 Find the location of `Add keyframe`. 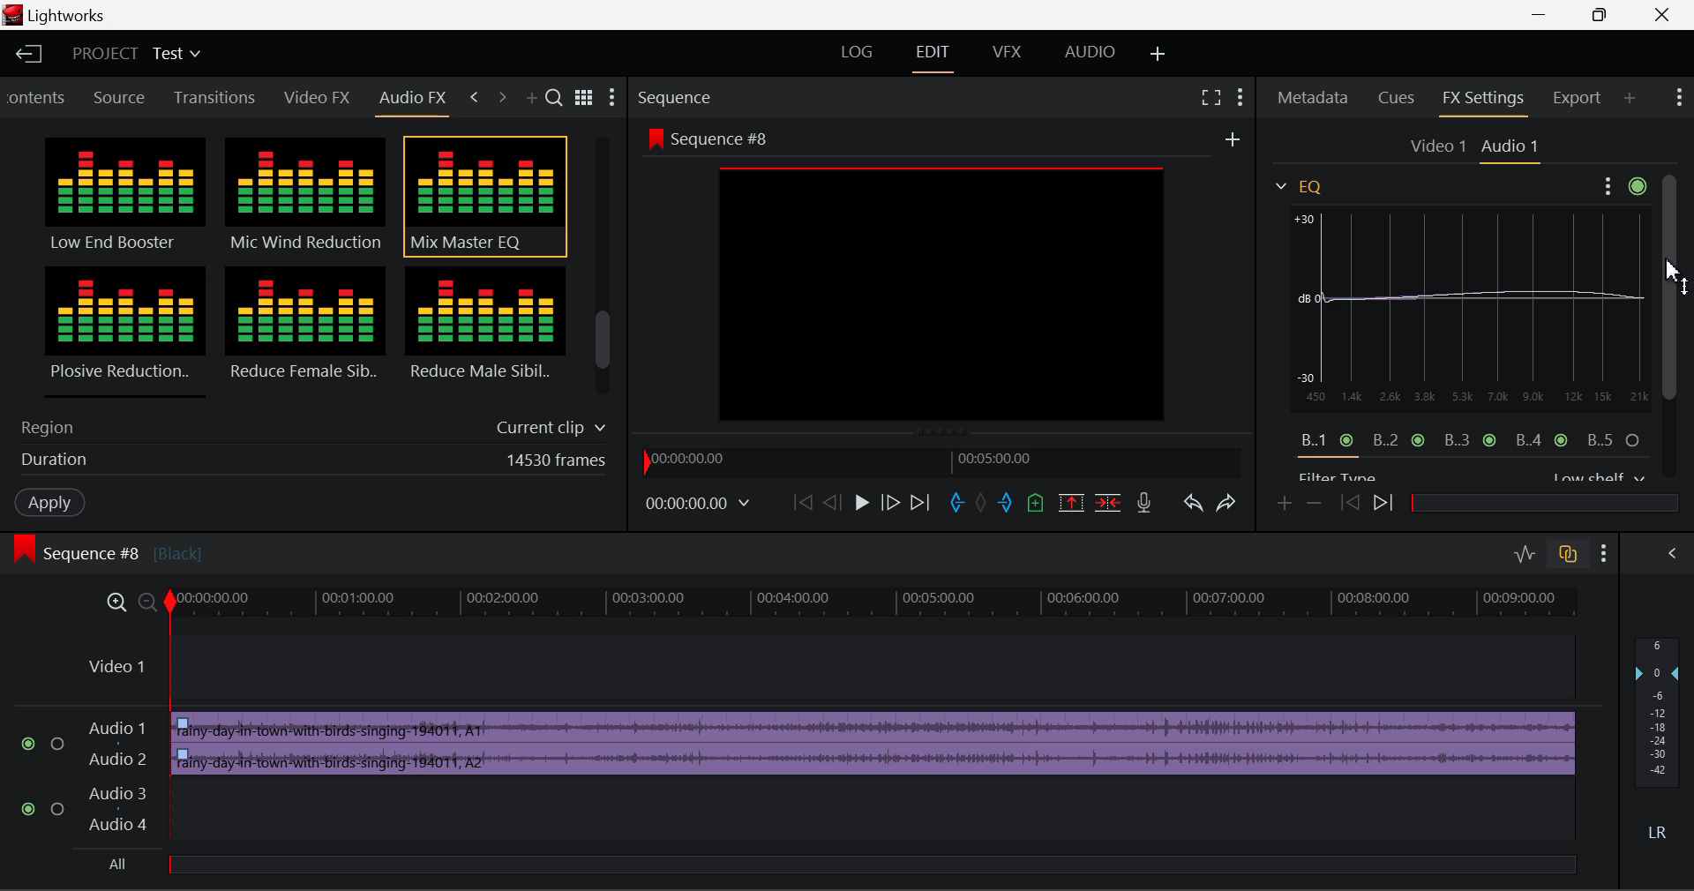

Add keyframe is located at coordinates (1281, 506).